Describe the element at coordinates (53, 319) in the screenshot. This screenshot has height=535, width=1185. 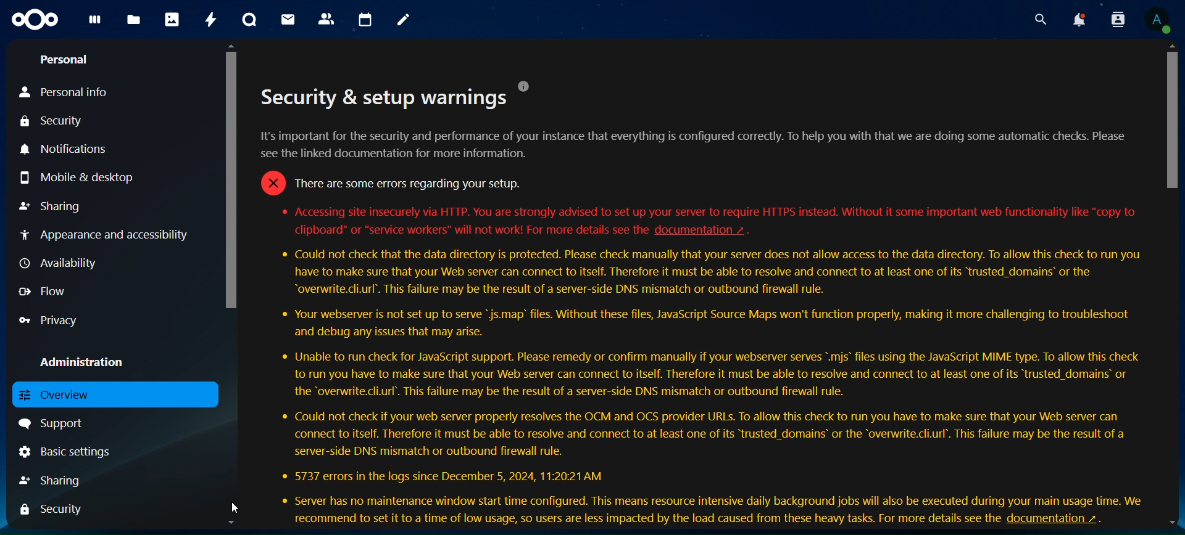
I see `privacy` at that location.